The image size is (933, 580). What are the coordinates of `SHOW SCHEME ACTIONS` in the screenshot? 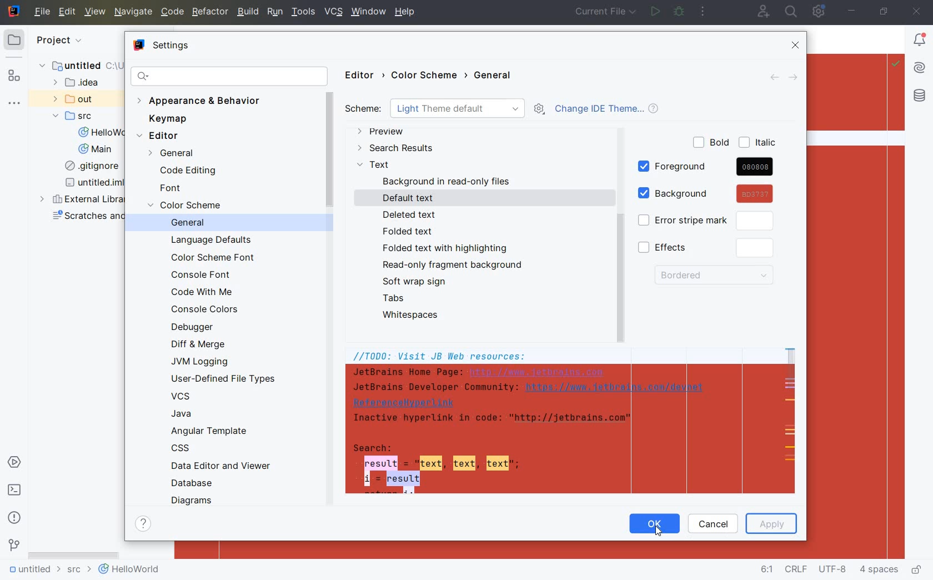 It's located at (539, 109).